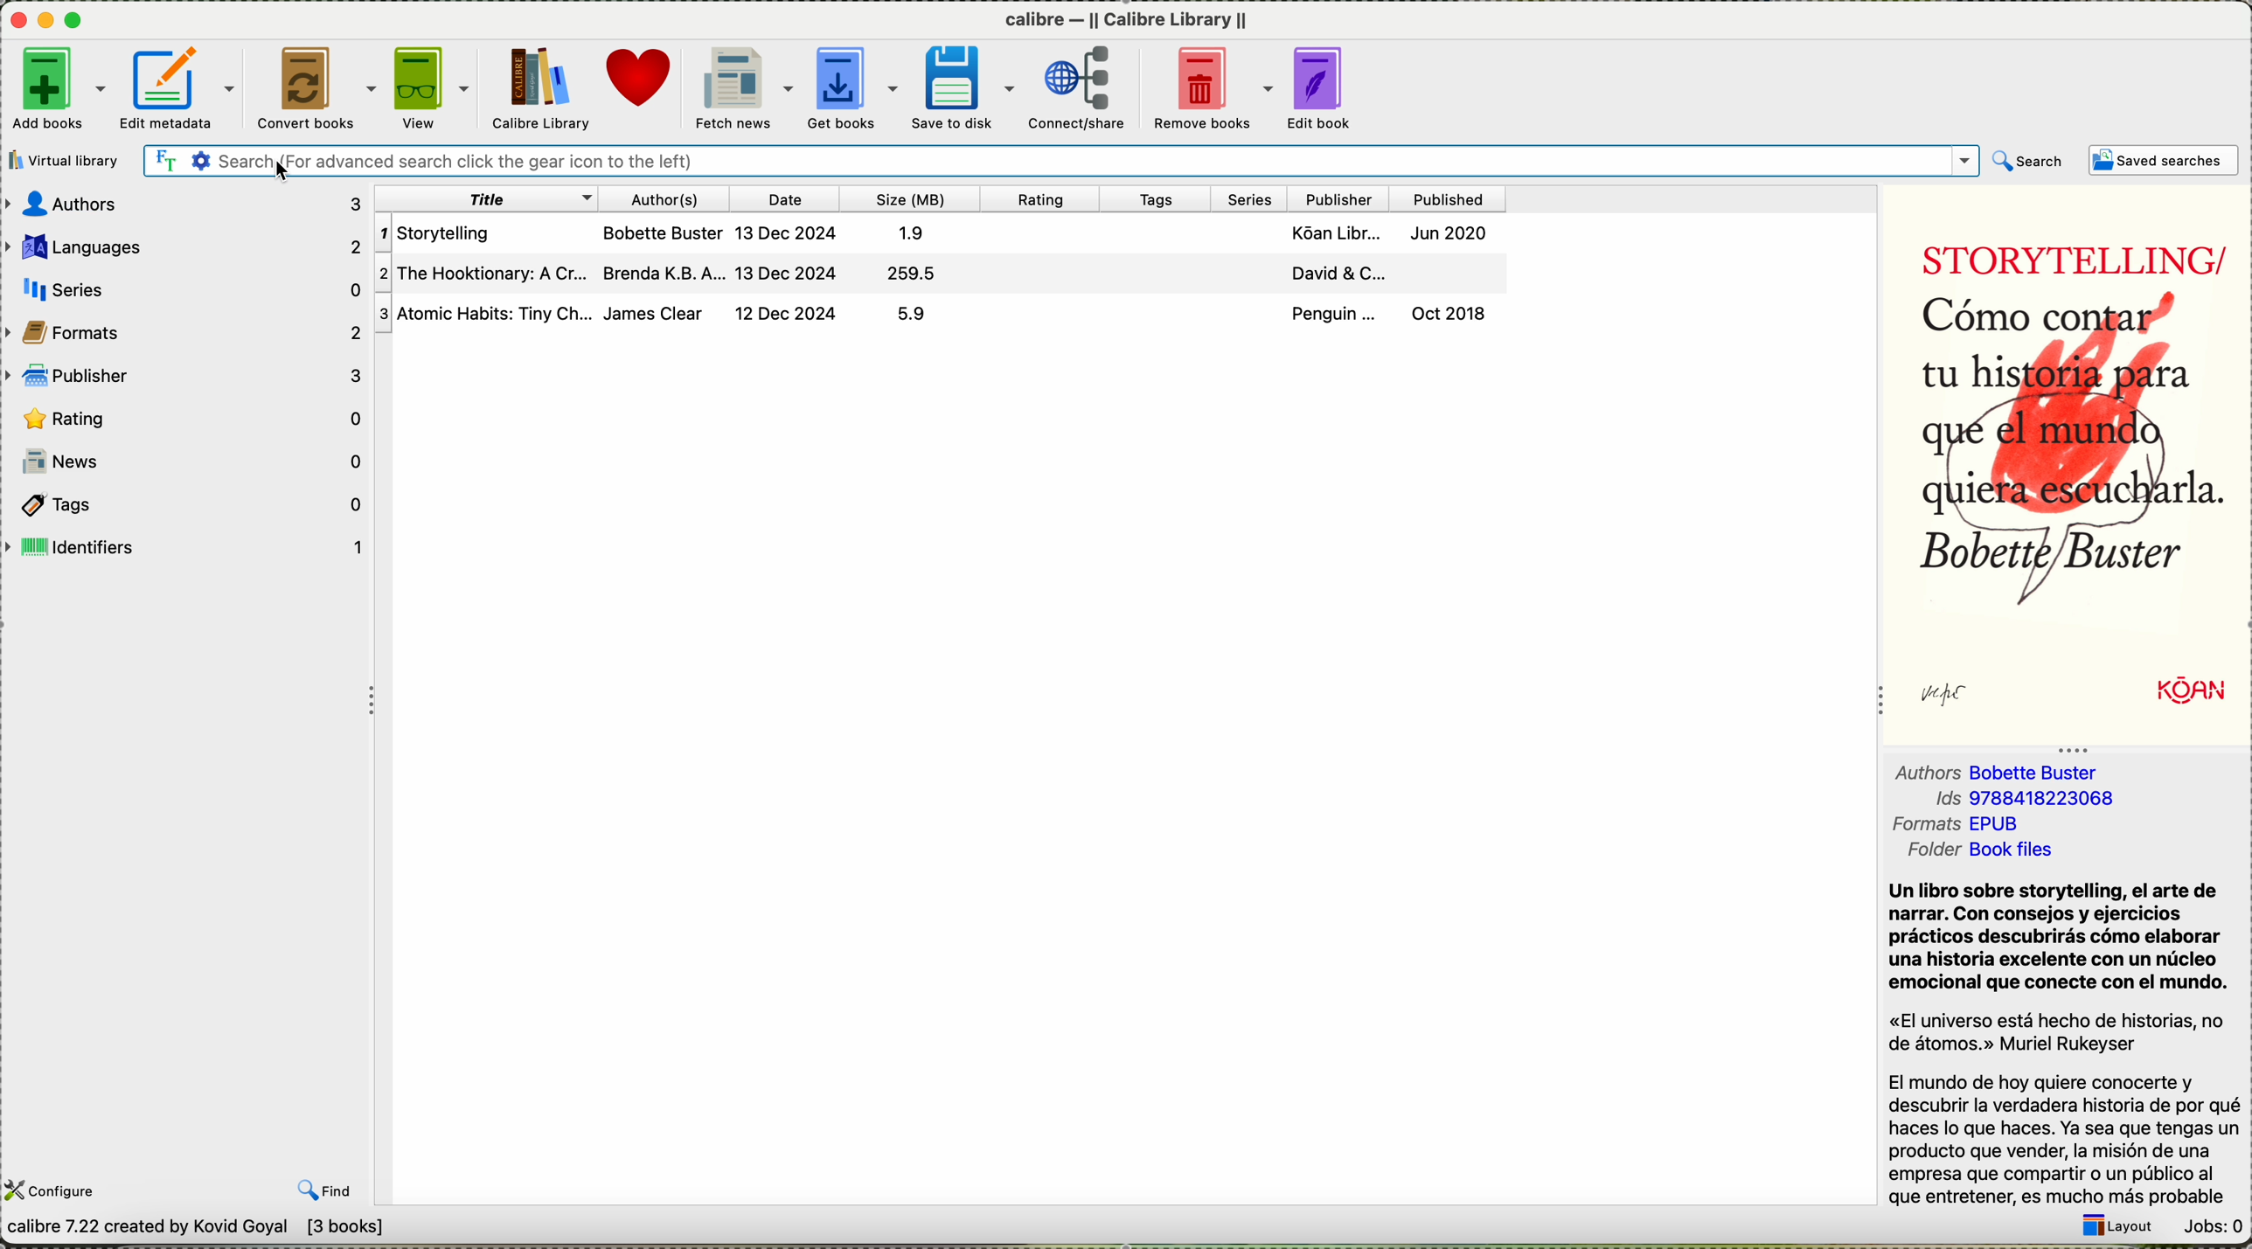 The width and height of the screenshot is (2252, 1249). Describe the element at coordinates (2043, 774) in the screenshot. I see `Bobettle Buster` at that location.